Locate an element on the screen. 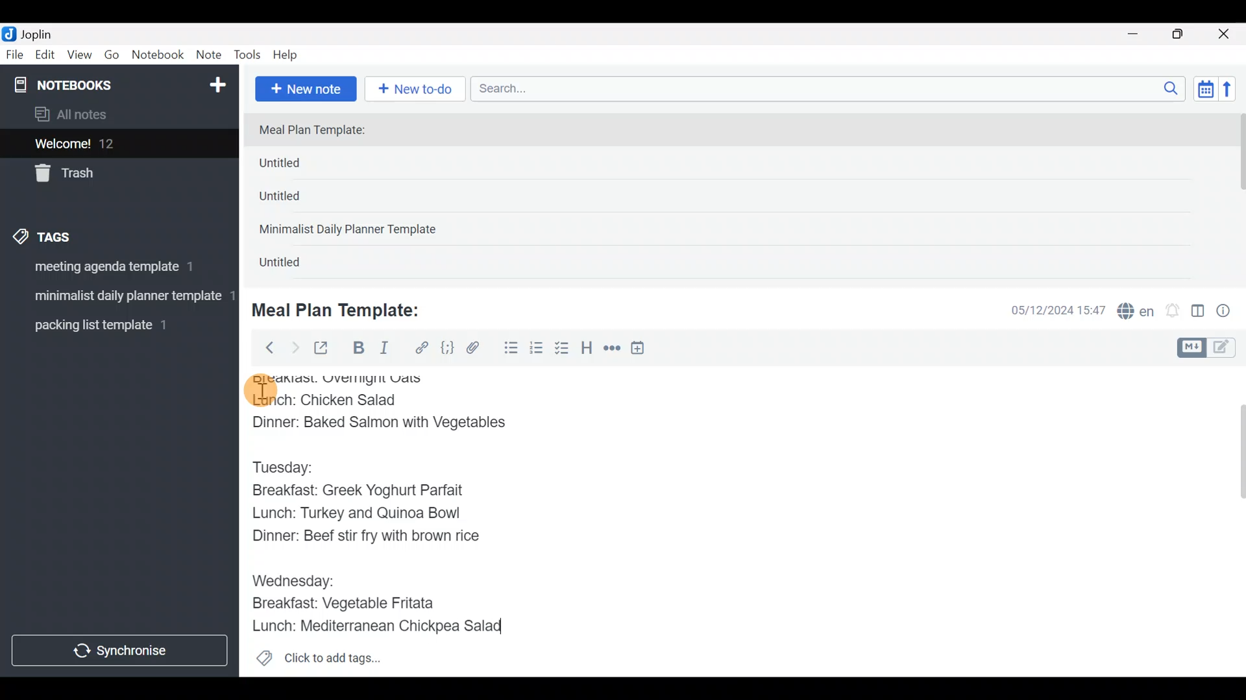  Code is located at coordinates (446, 347).